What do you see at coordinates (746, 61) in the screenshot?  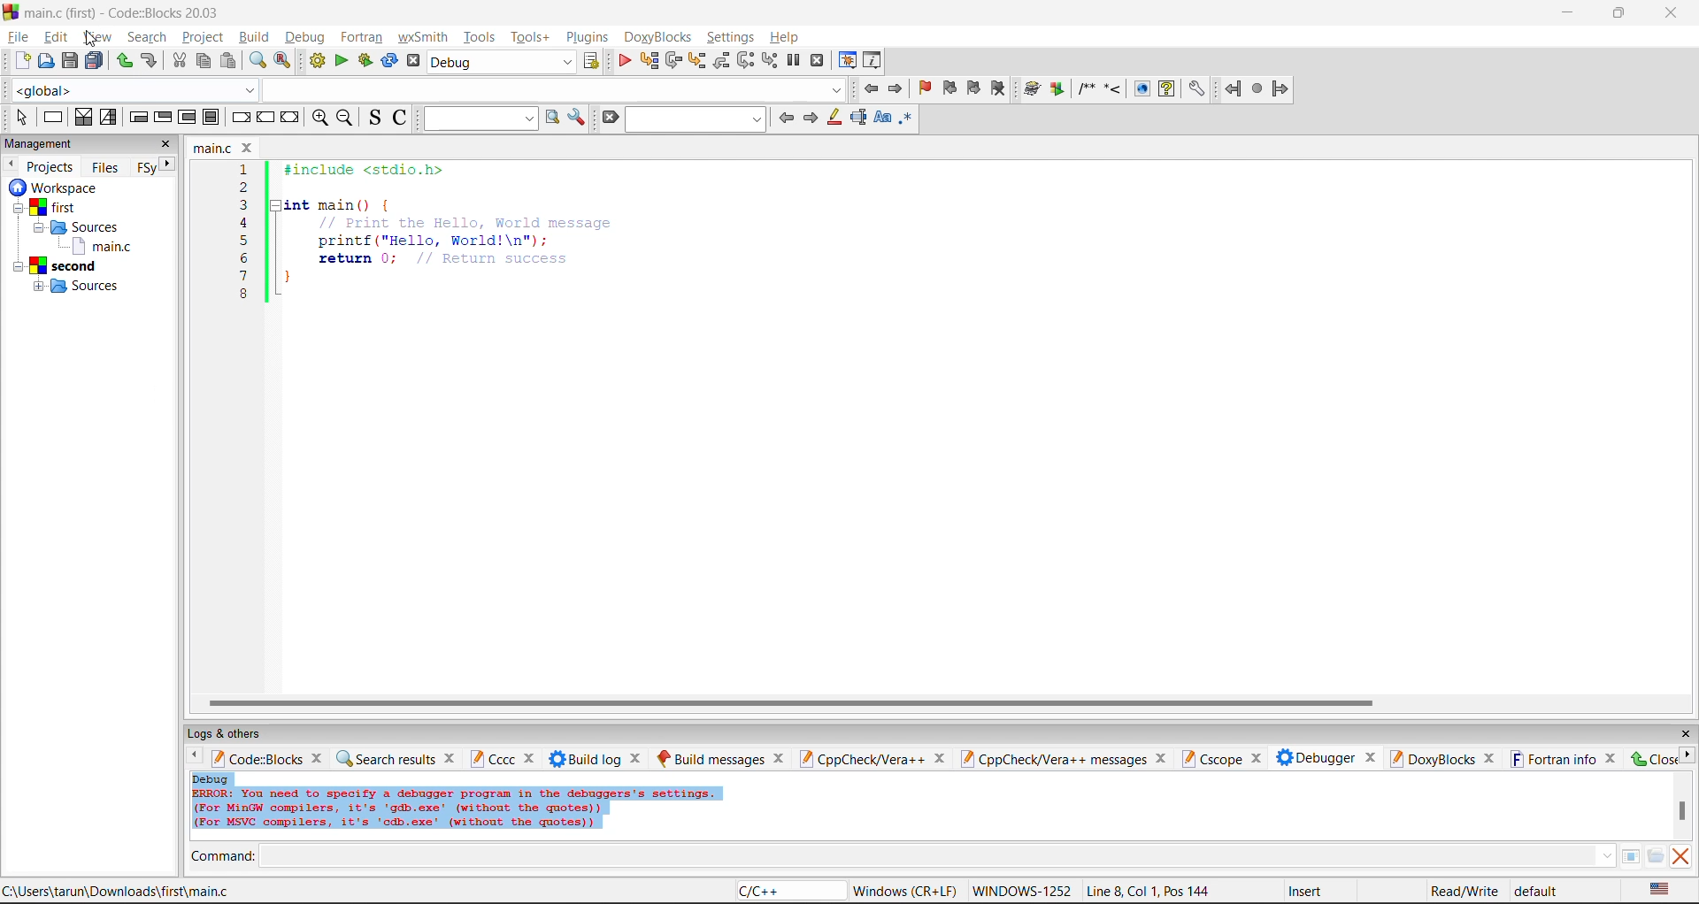 I see `next instruction` at bounding box center [746, 61].